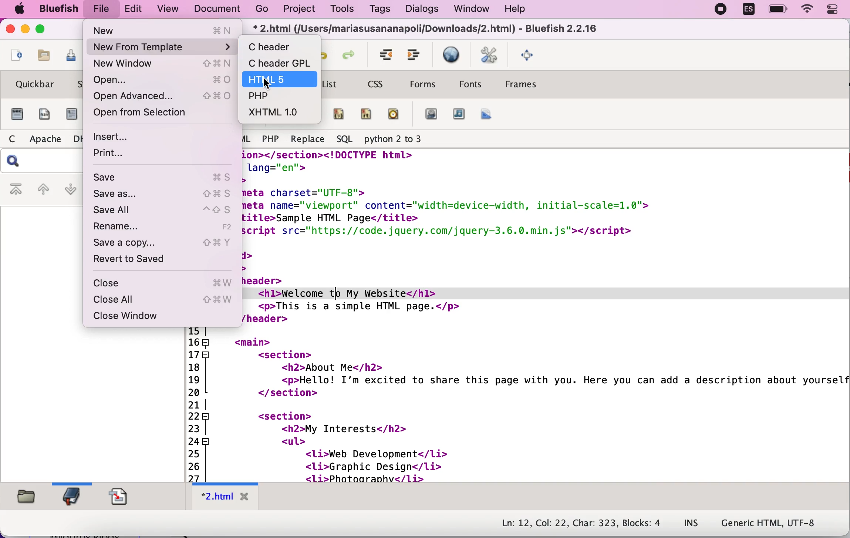 This screenshot has width=850, height=538. What do you see at coordinates (73, 497) in the screenshot?
I see `bookmarks` at bounding box center [73, 497].